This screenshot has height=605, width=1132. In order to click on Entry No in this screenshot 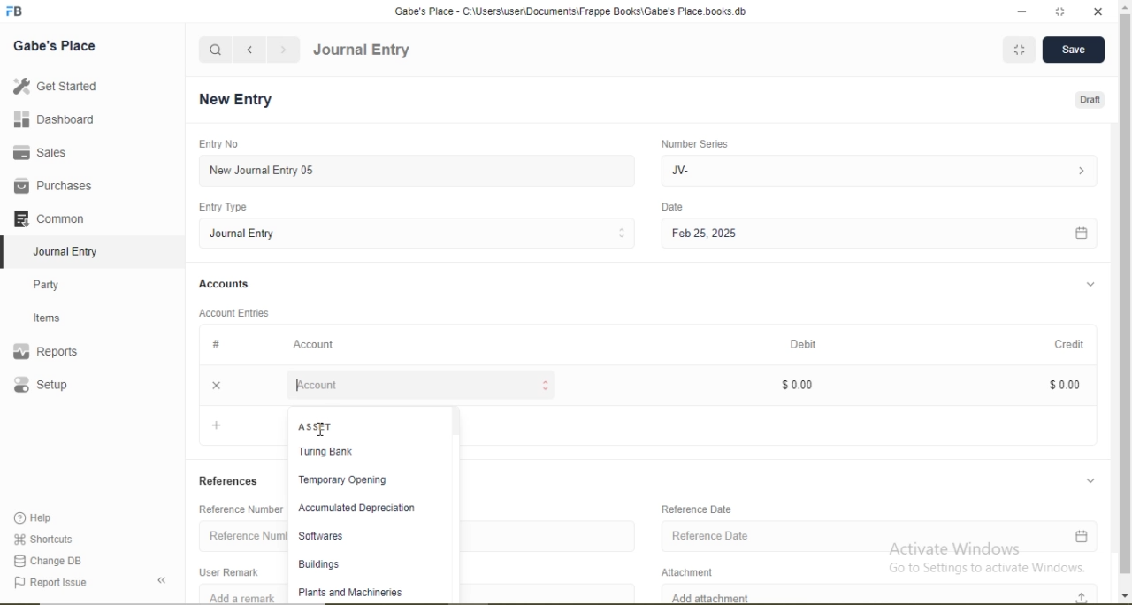, I will do `click(216, 143)`.